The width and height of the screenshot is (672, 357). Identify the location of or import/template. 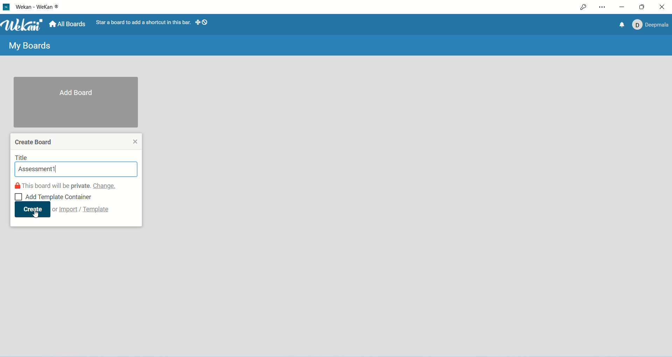
(82, 209).